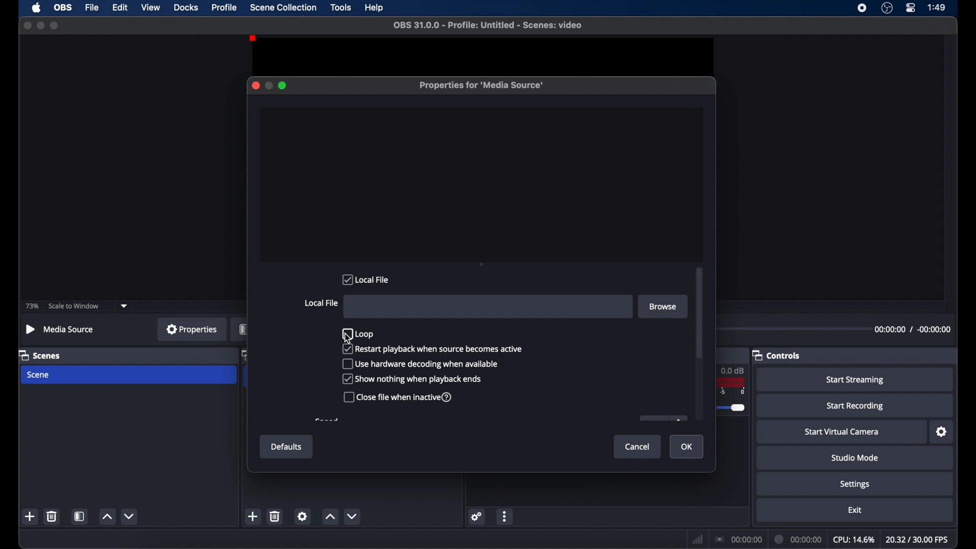 The image size is (976, 549). What do you see at coordinates (887, 8) in the screenshot?
I see `obs studio` at bounding box center [887, 8].